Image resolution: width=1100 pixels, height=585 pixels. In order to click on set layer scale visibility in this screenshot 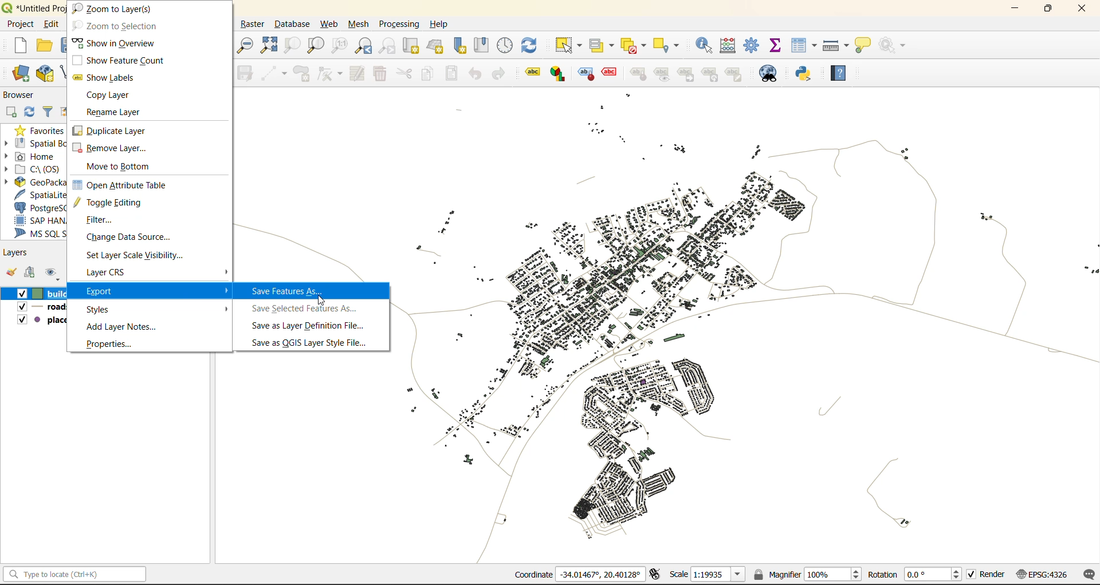, I will do `click(135, 255)`.